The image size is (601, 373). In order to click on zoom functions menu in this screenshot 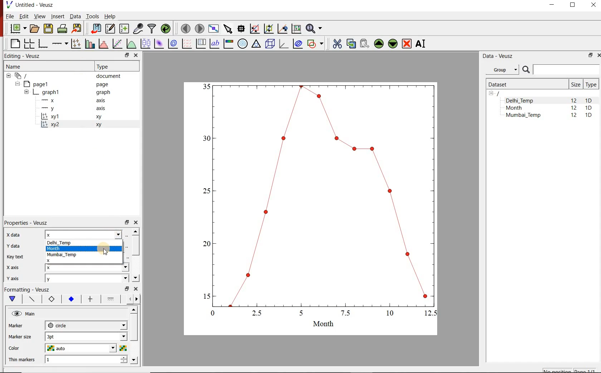, I will do `click(315, 29)`.